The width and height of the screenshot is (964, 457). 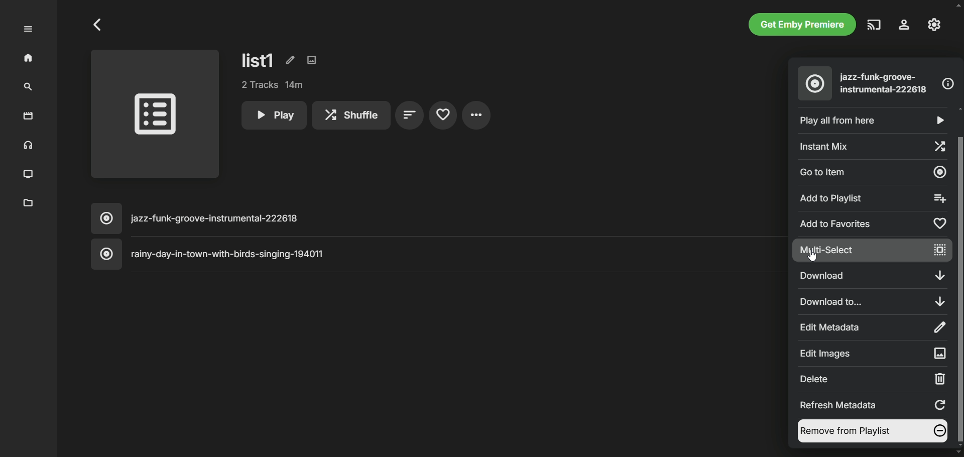 What do you see at coordinates (815, 83) in the screenshot?
I see `music album` at bounding box center [815, 83].